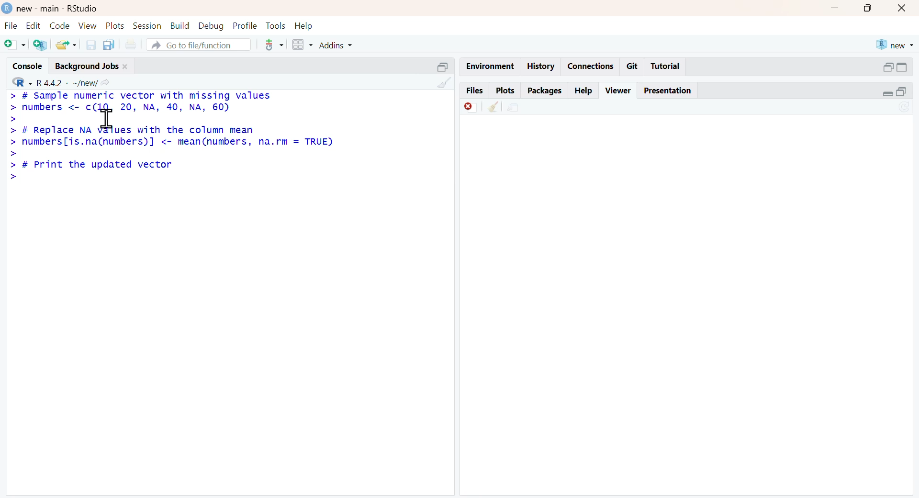  What do you see at coordinates (180, 25) in the screenshot?
I see `build` at bounding box center [180, 25].